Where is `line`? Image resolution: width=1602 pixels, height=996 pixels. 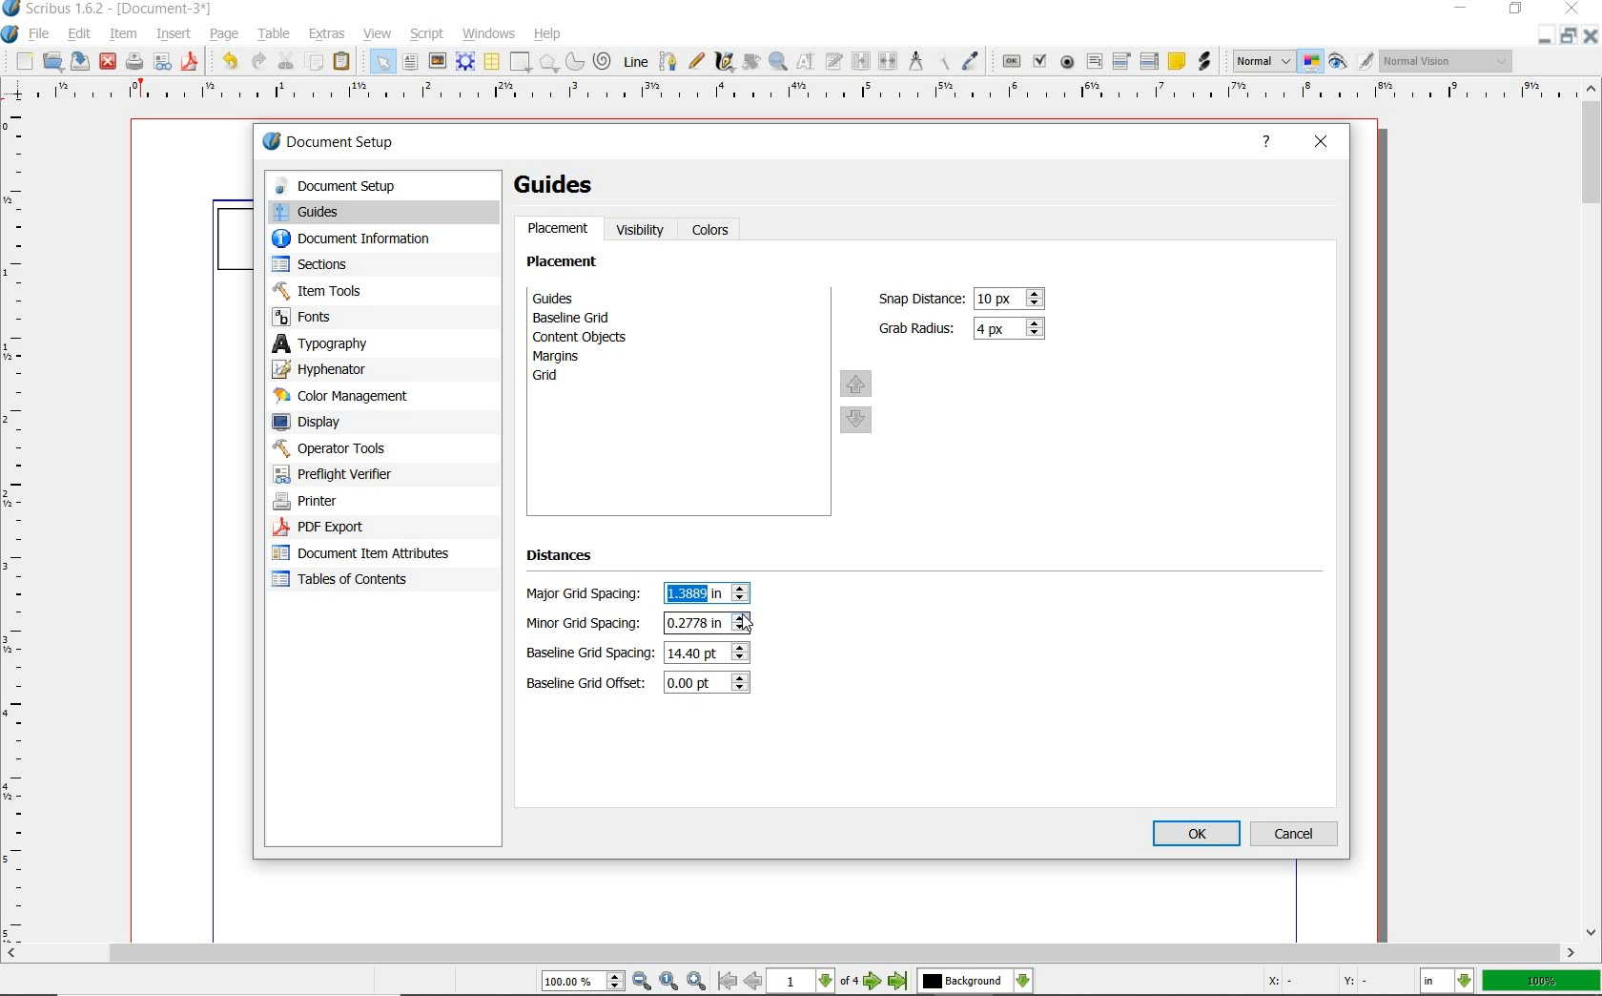
line is located at coordinates (635, 60).